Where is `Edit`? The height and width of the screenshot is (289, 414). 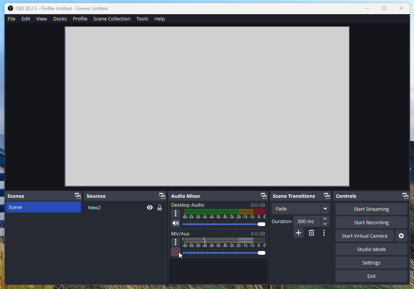
Edit is located at coordinates (27, 19).